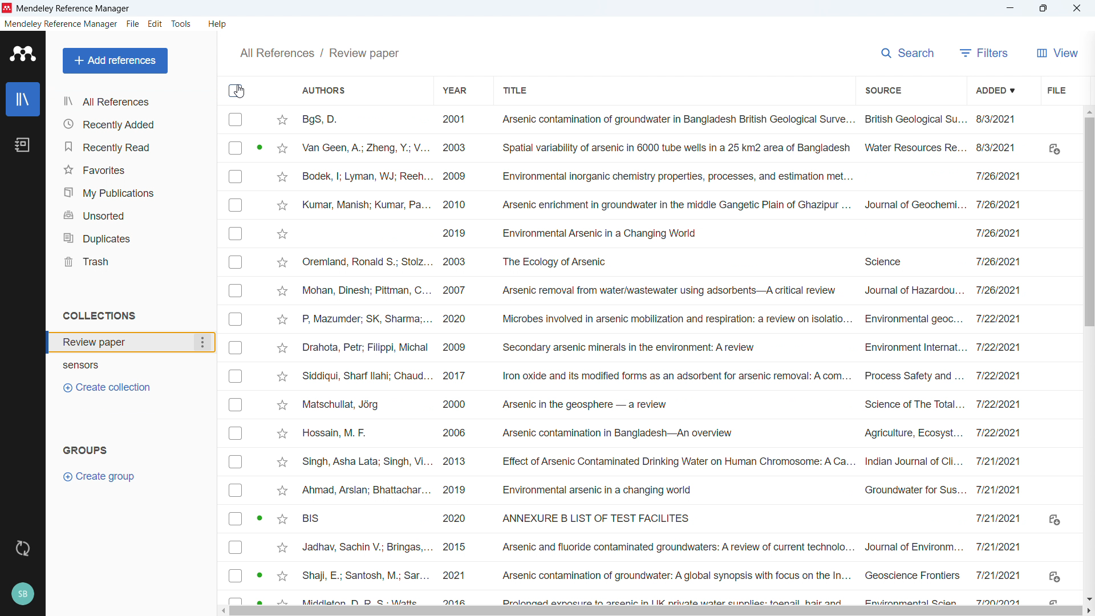 The width and height of the screenshot is (1095, 616). I want to click on Lotfikatouli, Sarah; Hadi, P... 2021 Enhanced anti-fouling performance in Membrane Bioreactors using a novel c... Separation and Purif... 10/28/2024, so click(664, 176).